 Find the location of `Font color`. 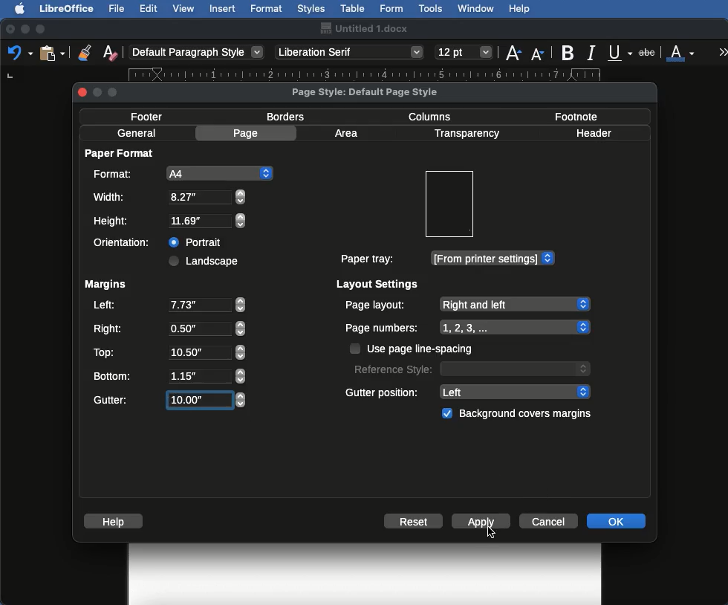

Font color is located at coordinates (681, 51).